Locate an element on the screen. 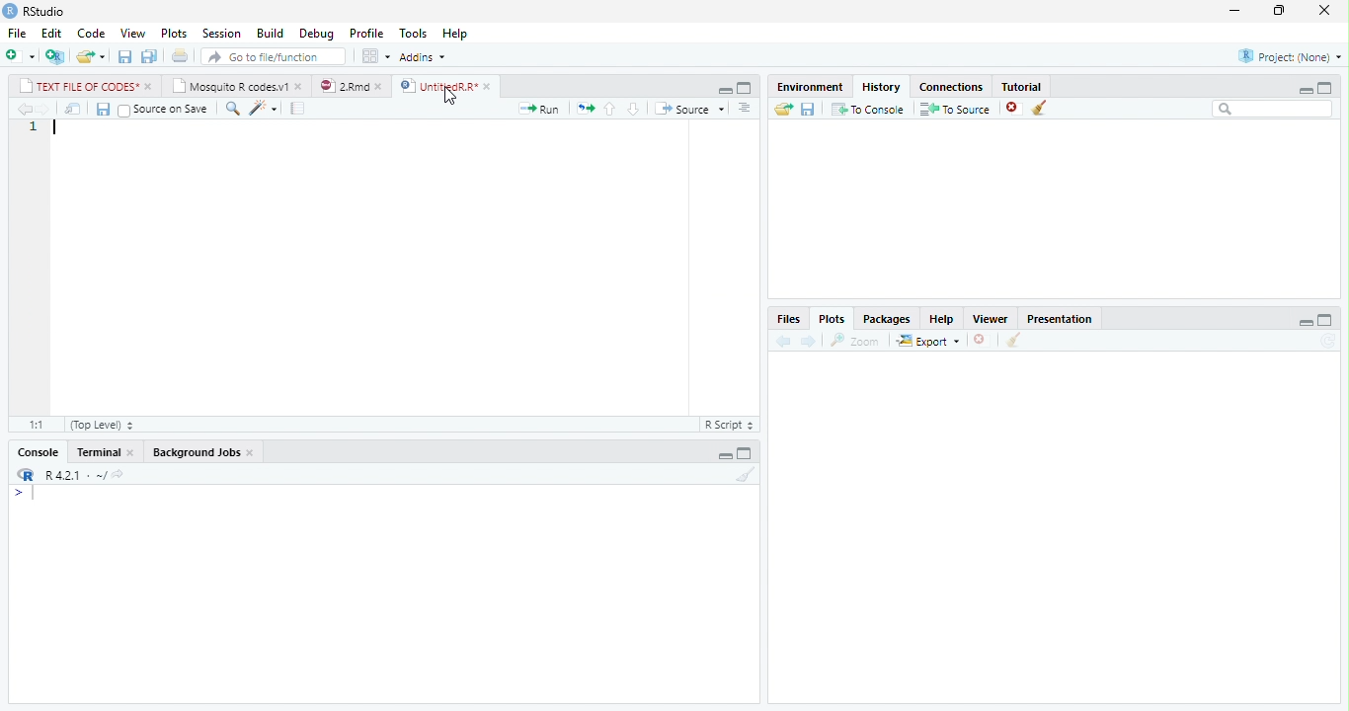  search file is located at coordinates (275, 56).